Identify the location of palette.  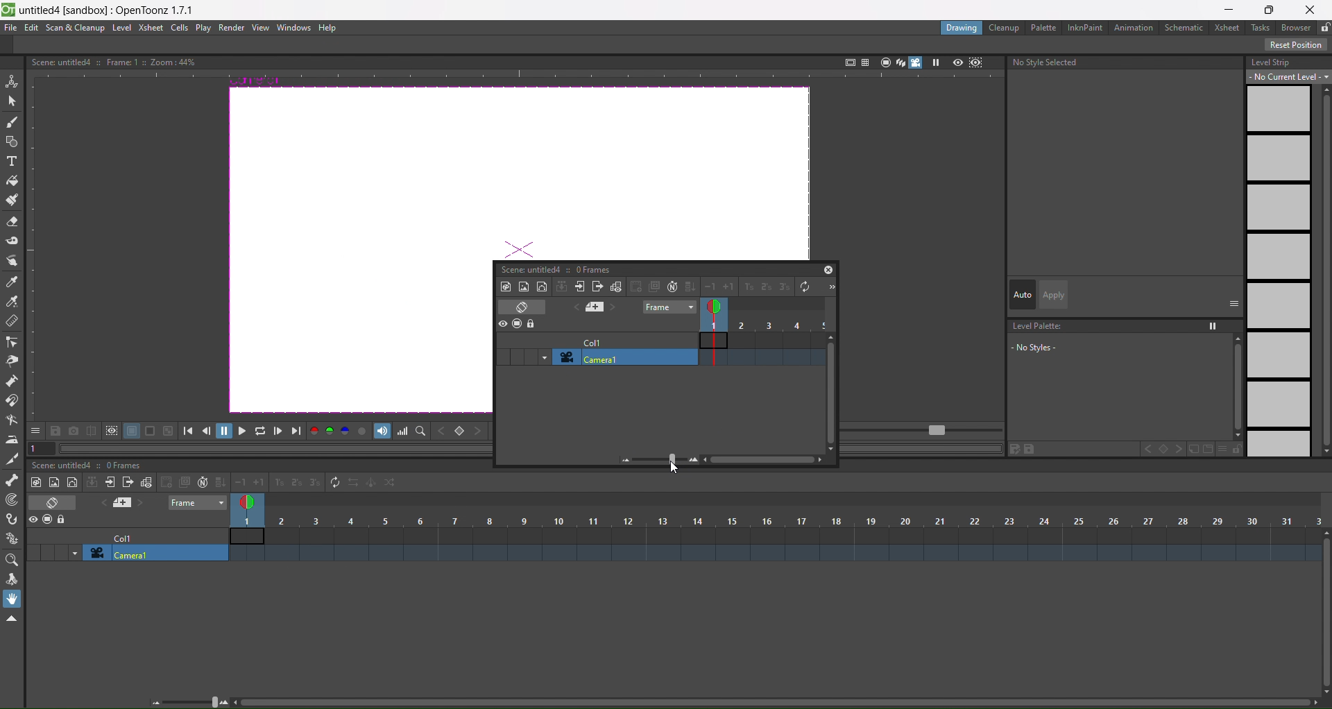
(1045, 27).